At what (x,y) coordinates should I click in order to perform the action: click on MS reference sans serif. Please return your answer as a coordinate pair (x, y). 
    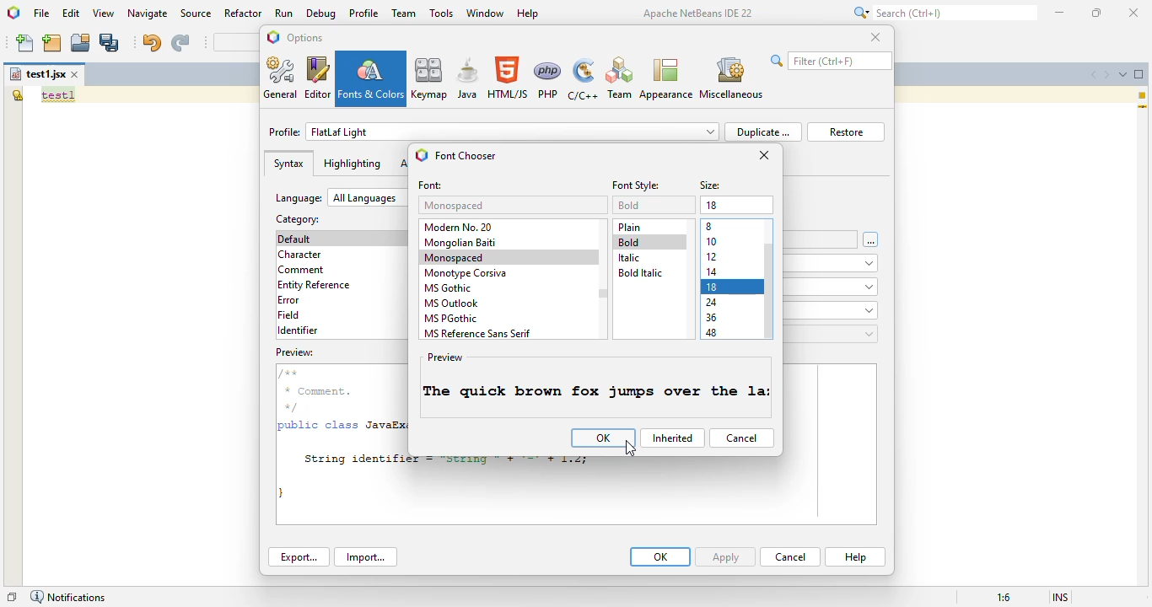
    Looking at the image, I should click on (478, 333).